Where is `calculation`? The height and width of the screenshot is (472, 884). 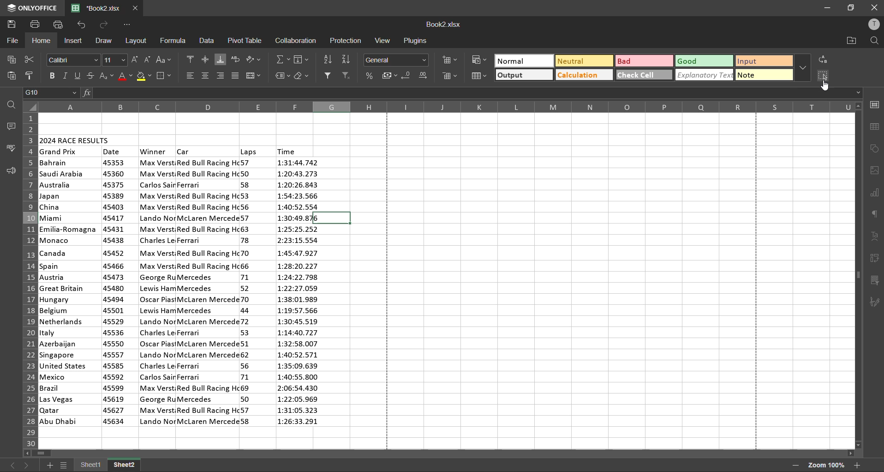
calculation is located at coordinates (583, 75).